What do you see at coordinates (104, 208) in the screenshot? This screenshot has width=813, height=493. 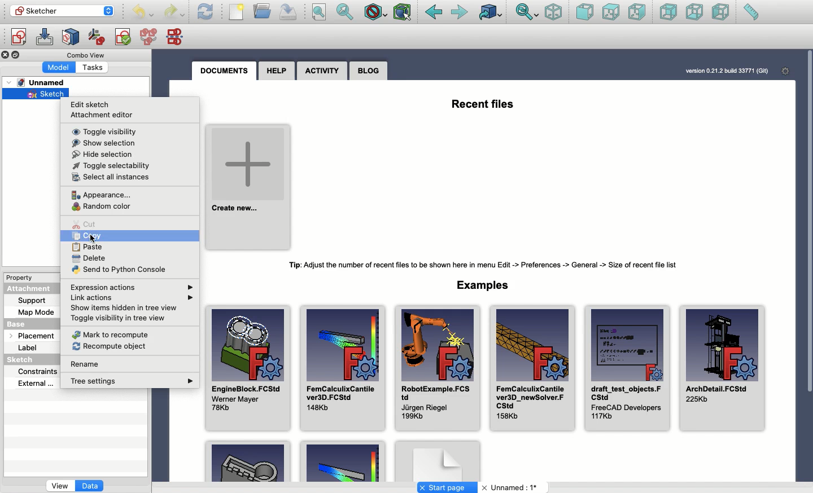 I see `Random color` at bounding box center [104, 208].